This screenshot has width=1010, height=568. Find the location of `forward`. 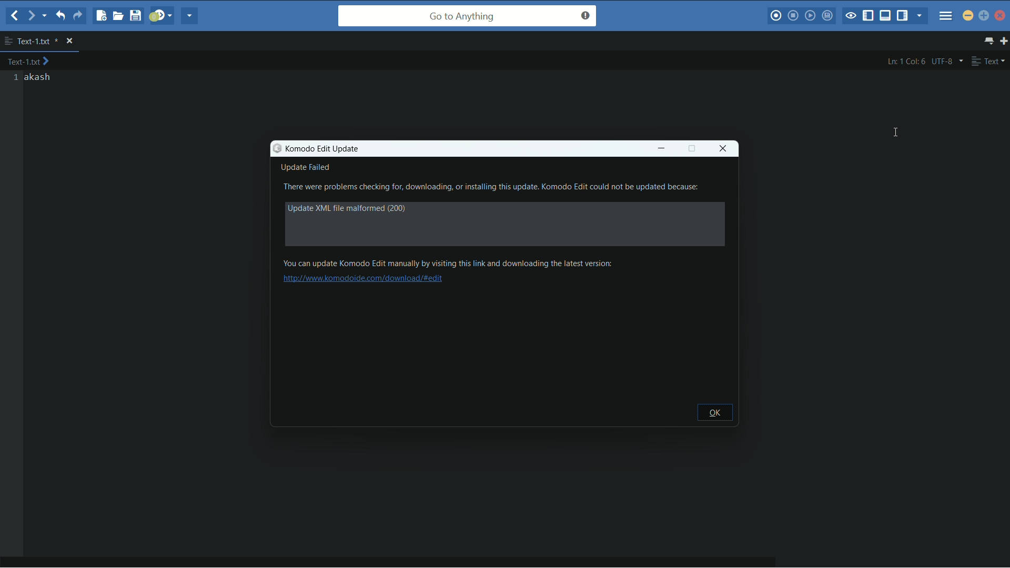

forward is located at coordinates (31, 16).